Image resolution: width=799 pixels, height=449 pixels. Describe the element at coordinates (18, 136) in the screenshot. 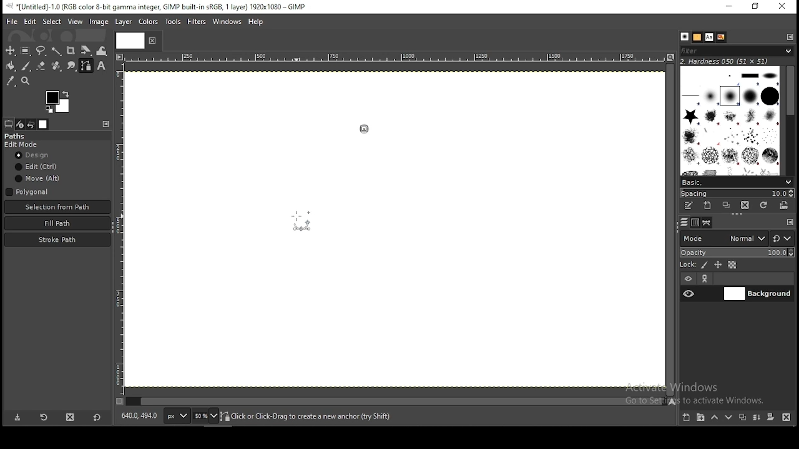

I see `paths` at that location.